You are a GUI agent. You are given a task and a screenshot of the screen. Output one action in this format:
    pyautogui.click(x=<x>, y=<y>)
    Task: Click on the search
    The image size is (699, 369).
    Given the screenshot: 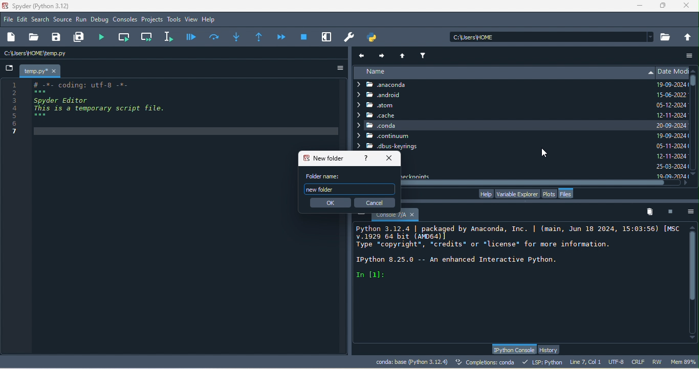 What is the action you would take?
    pyautogui.click(x=41, y=19)
    